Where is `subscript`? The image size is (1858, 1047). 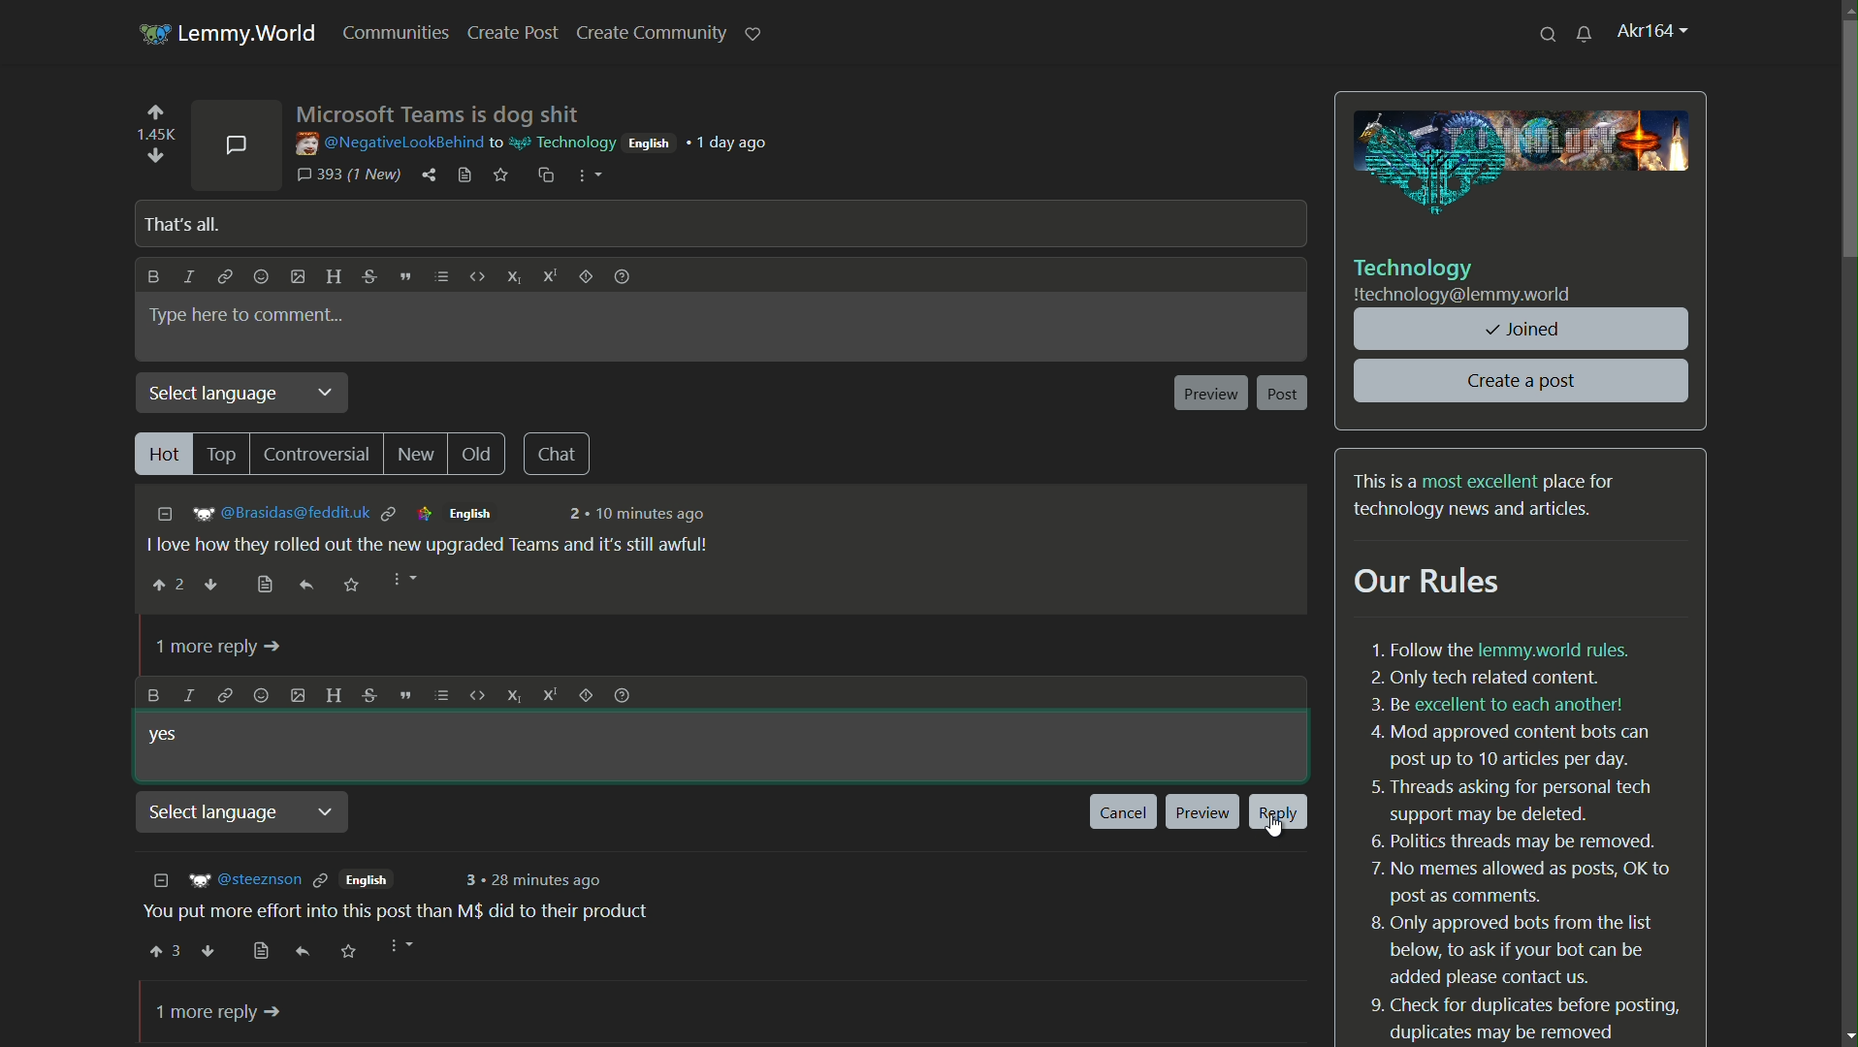
subscript is located at coordinates (510, 696).